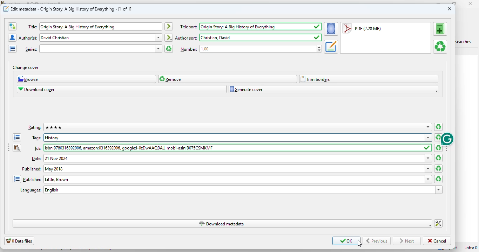 The height and width of the screenshot is (252, 479). Describe the element at coordinates (438, 137) in the screenshot. I see `clear all tags` at that location.